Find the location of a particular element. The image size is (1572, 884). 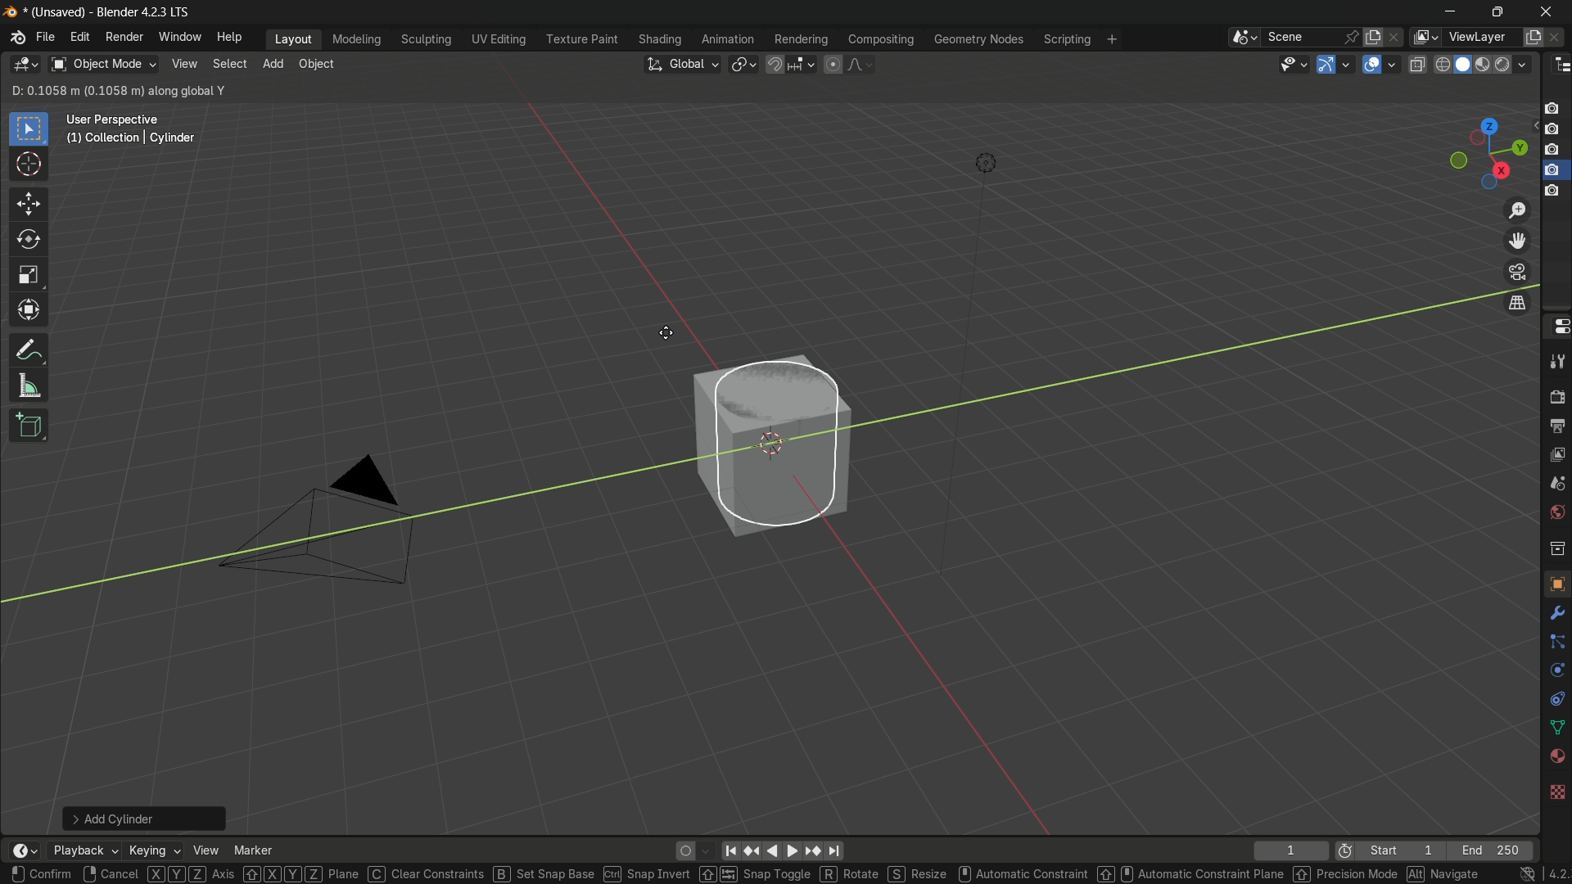

cursor is located at coordinates (29, 165).